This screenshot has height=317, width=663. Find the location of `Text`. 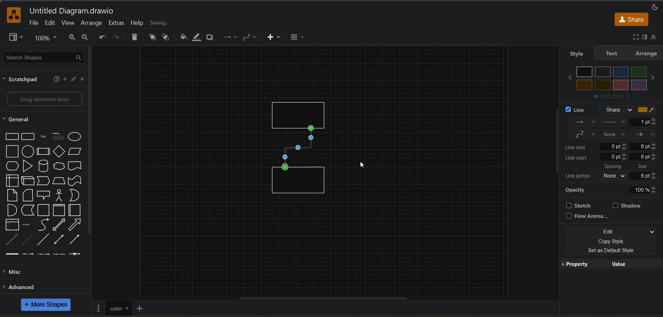

Text is located at coordinates (44, 136).